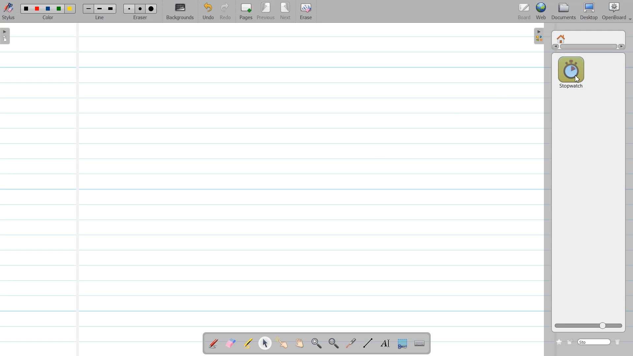 Image resolution: width=633 pixels, height=356 pixels. I want to click on Interact with Item, so click(284, 343).